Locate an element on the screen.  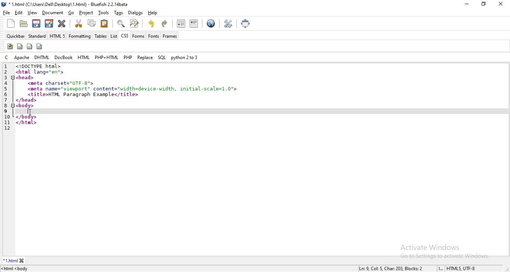
edit is located at coordinates (19, 12).